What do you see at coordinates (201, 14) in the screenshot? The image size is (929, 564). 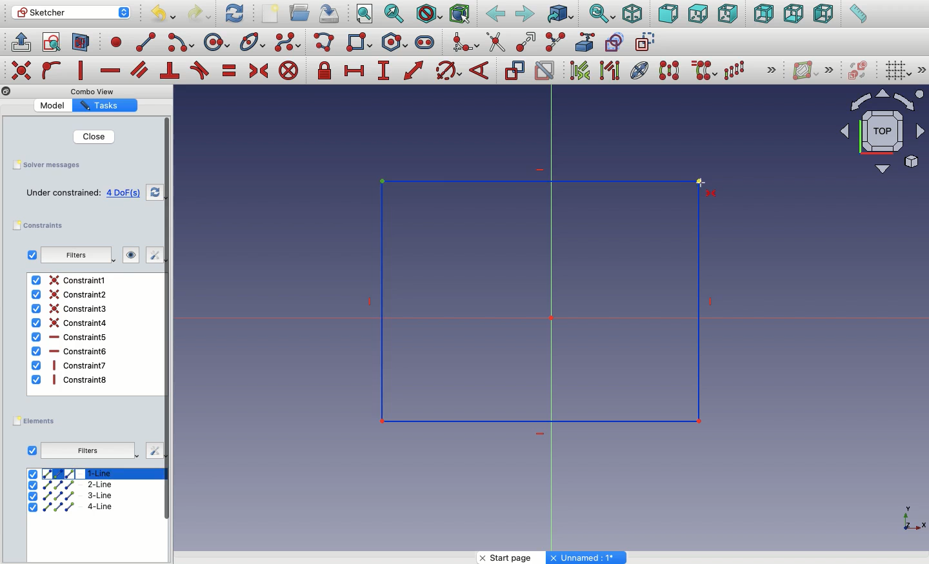 I see `Redo` at bounding box center [201, 14].